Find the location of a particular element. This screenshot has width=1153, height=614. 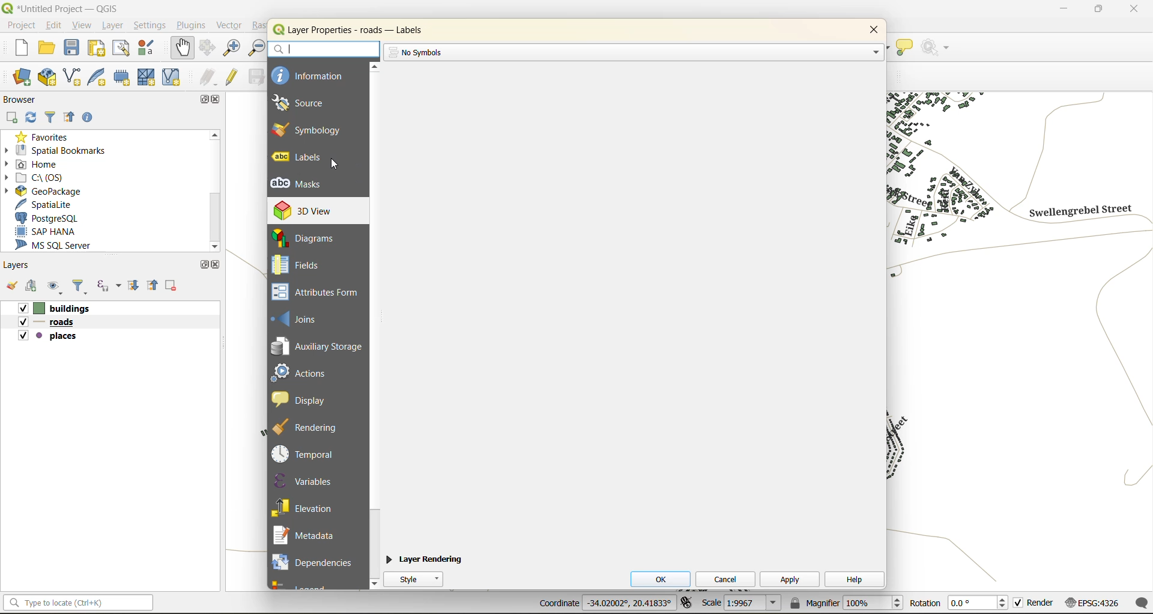

toggle edits is located at coordinates (234, 78).